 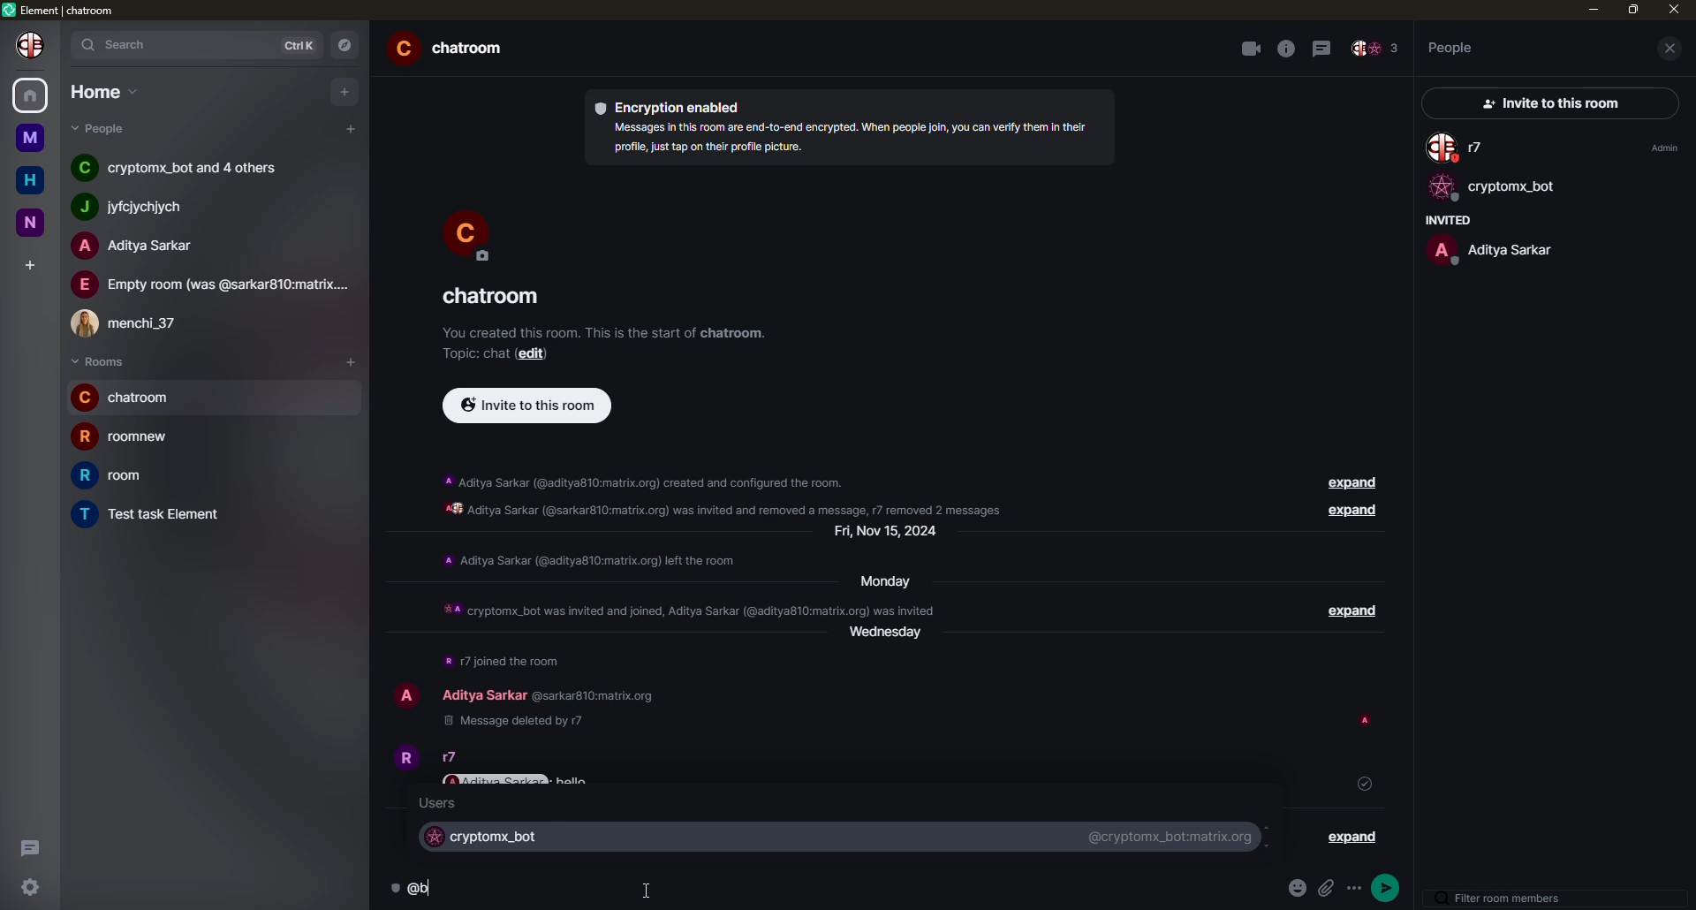 What do you see at coordinates (892, 640) in the screenshot?
I see `day` at bounding box center [892, 640].